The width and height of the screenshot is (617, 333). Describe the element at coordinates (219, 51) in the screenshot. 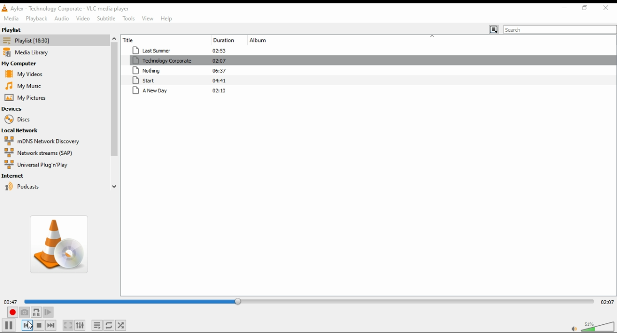

I see `02:53` at that location.